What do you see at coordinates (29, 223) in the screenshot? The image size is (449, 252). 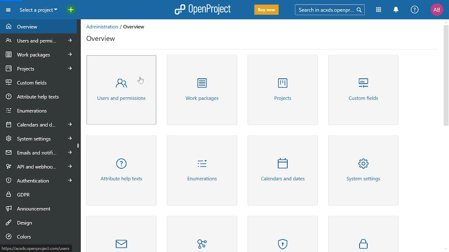 I see `Design` at bounding box center [29, 223].